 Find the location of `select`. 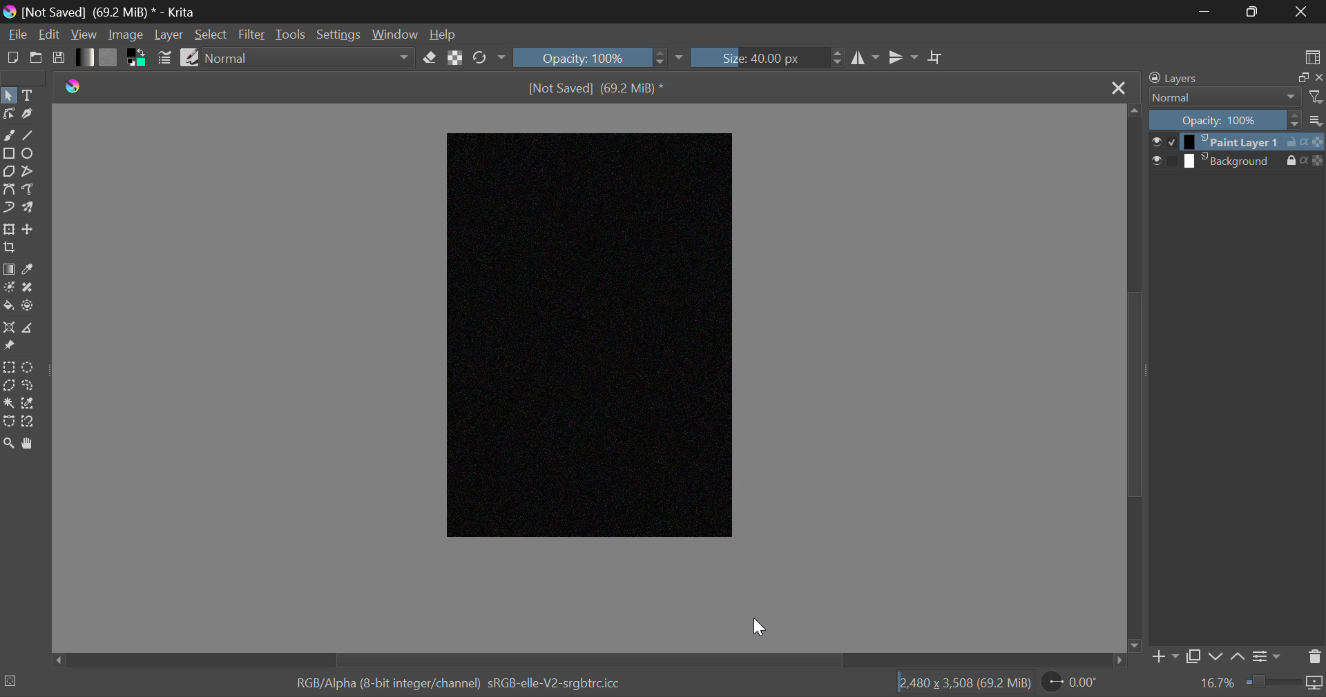

select is located at coordinates (1153, 160).